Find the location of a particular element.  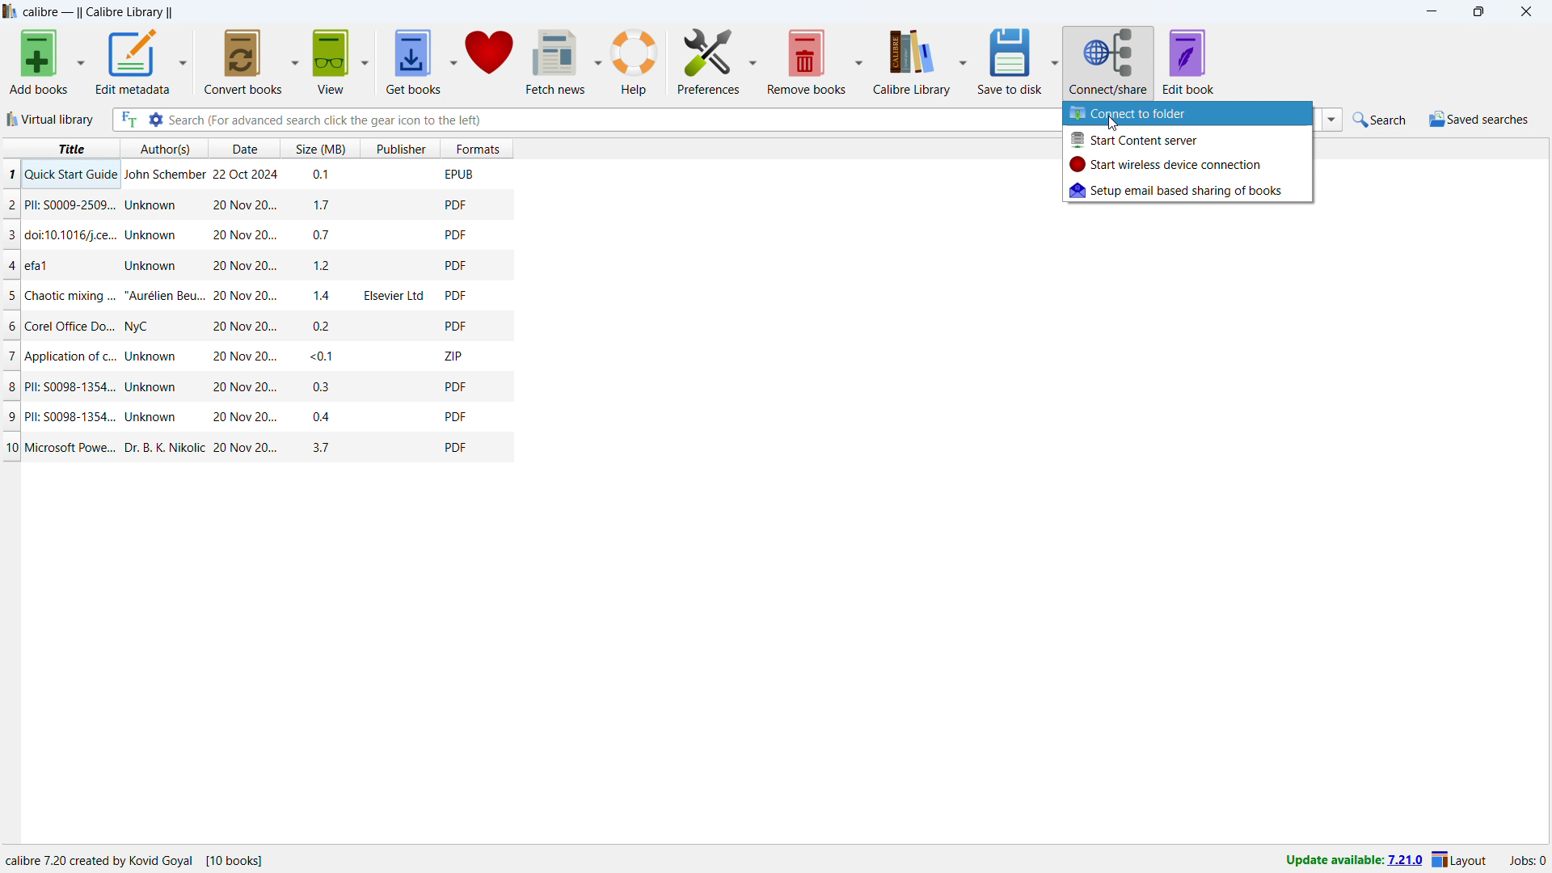

connect to folder is located at coordinates (1187, 113).